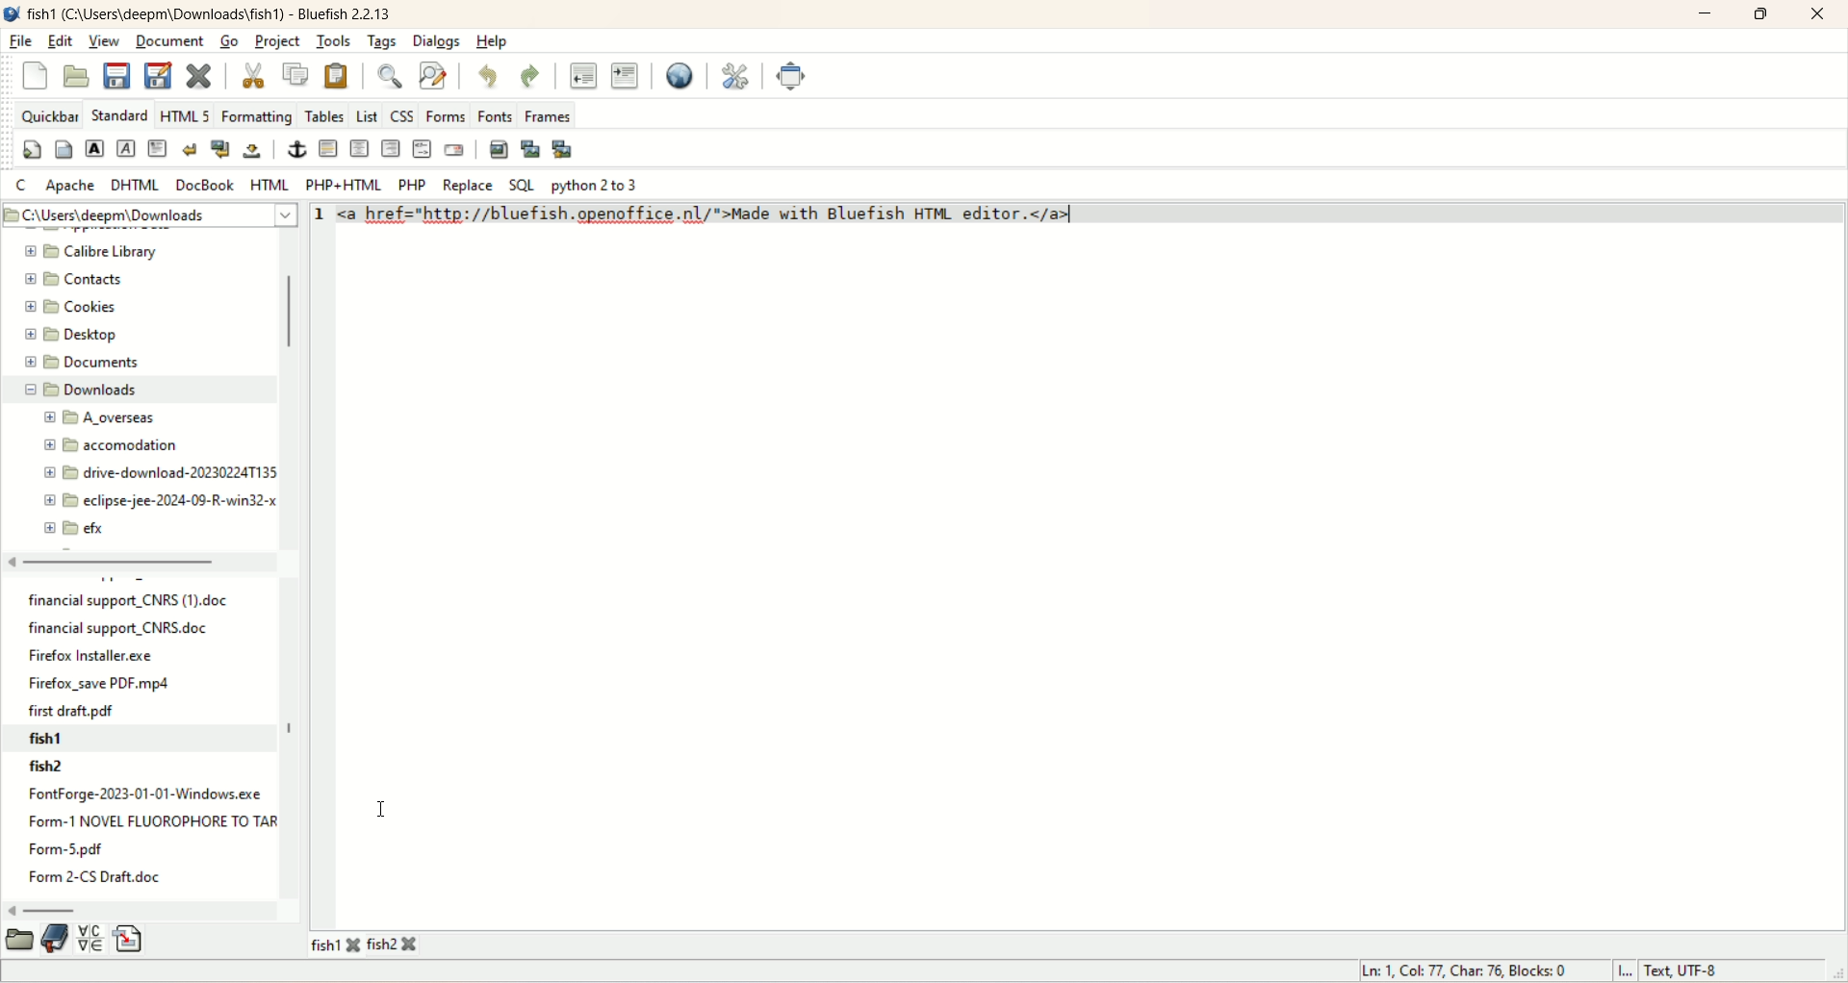  Describe the element at coordinates (735, 70) in the screenshot. I see `edit preferences` at that location.